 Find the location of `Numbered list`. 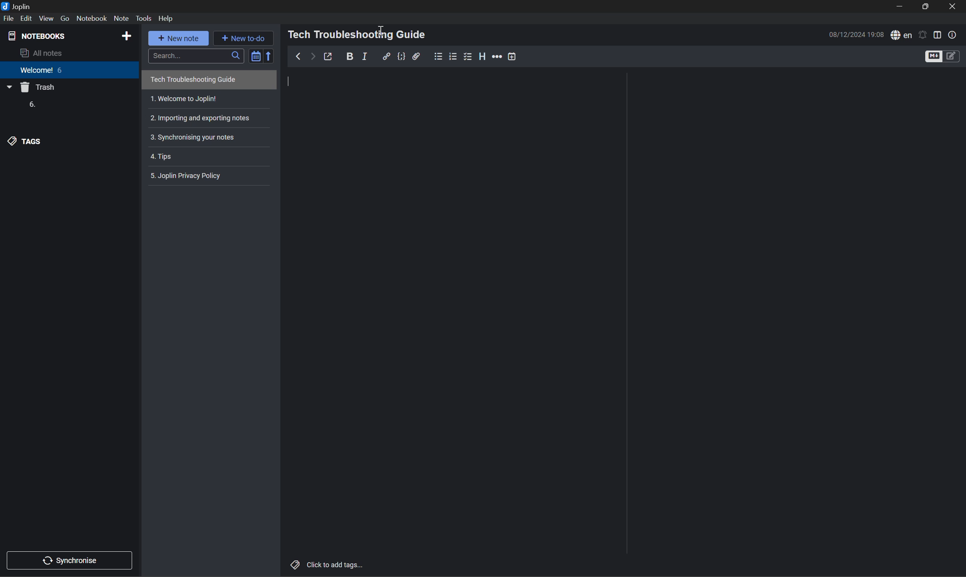

Numbered list is located at coordinates (454, 56).